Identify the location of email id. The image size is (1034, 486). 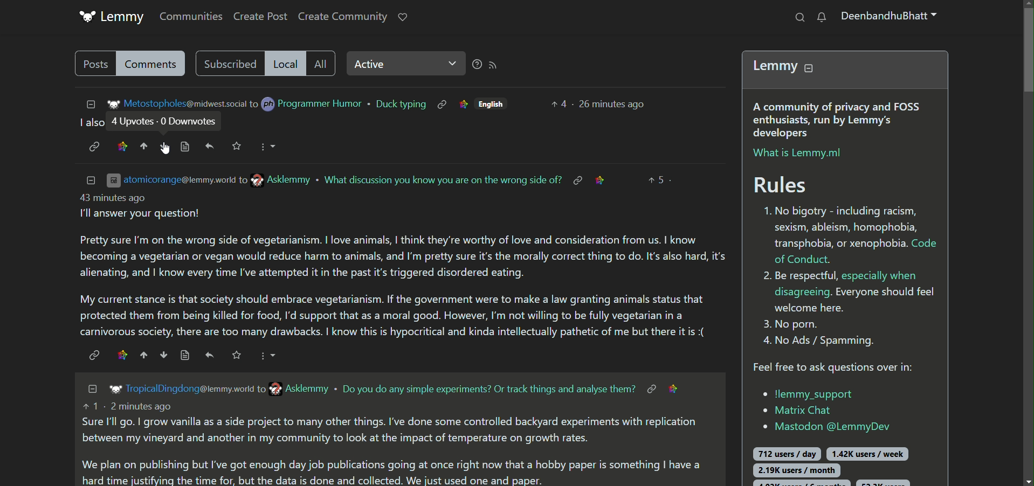
(211, 180).